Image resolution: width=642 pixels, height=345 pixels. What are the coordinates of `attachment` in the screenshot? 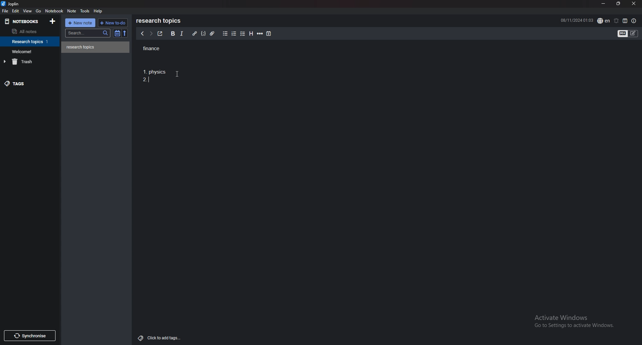 It's located at (212, 33).